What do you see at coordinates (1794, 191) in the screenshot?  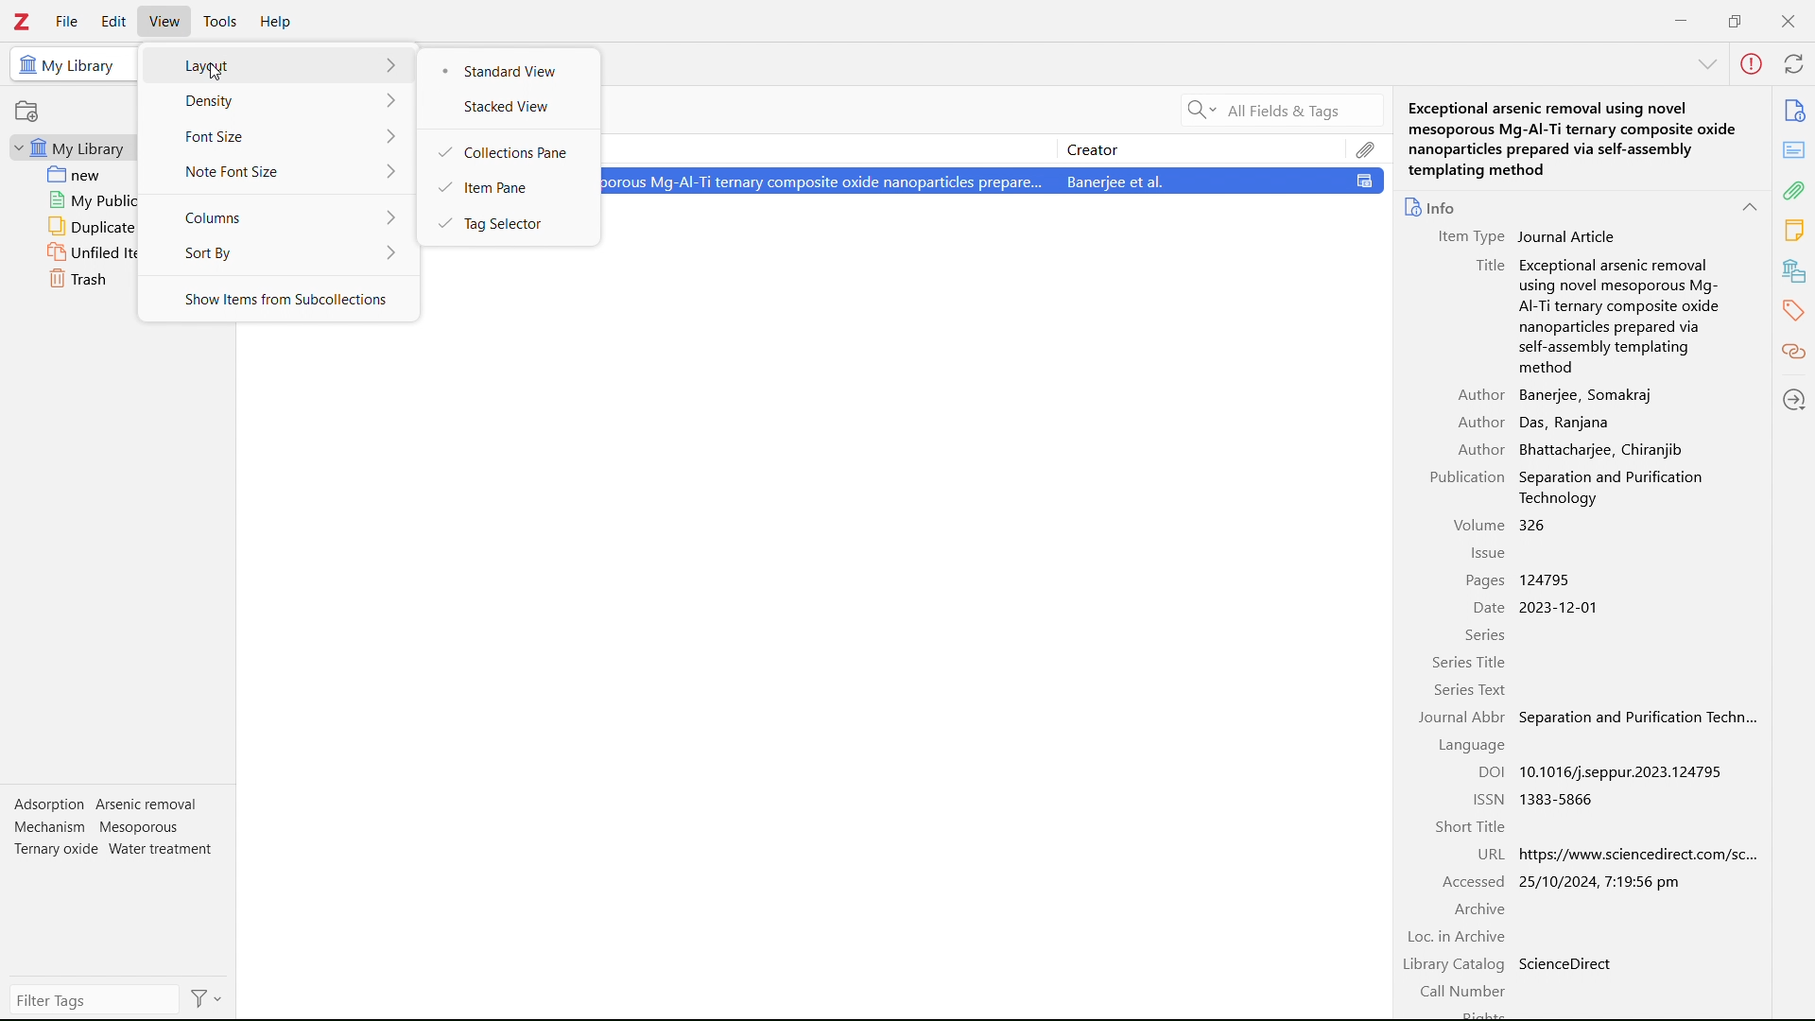 I see `attachments` at bounding box center [1794, 191].